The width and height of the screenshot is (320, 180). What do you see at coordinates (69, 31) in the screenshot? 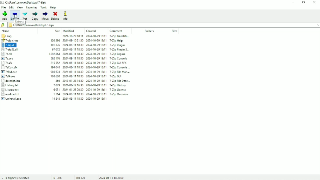
I see `Modified` at bounding box center [69, 31].